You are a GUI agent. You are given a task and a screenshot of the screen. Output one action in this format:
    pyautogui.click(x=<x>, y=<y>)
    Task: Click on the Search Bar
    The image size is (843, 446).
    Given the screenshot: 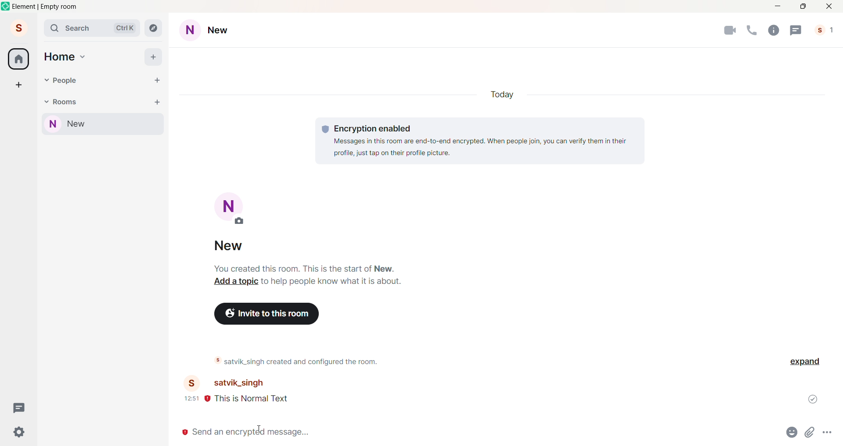 What is the action you would take?
    pyautogui.click(x=93, y=28)
    